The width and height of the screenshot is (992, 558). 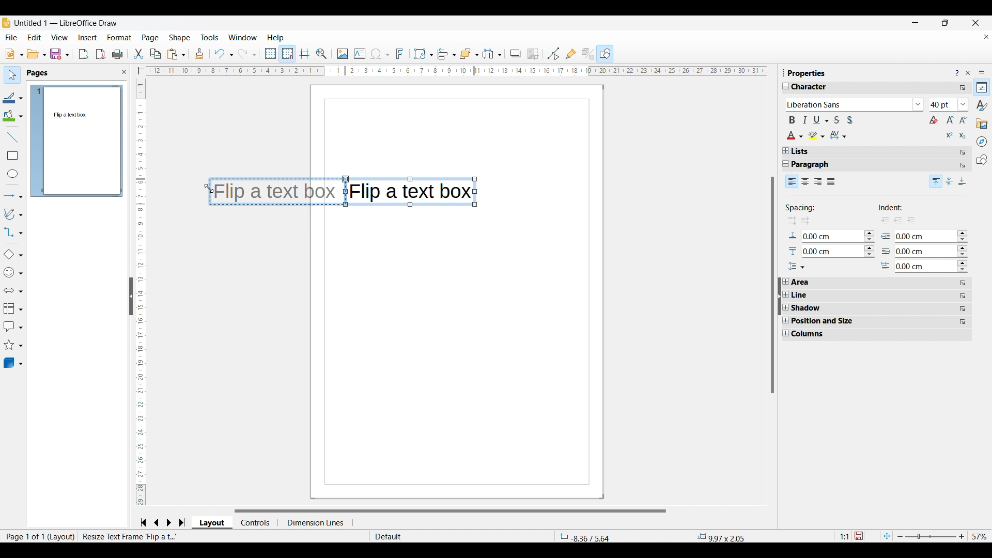 What do you see at coordinates (793, 244) in the screenshot?
I see `Indicates input for respective spacing options` at bounding box center [793, 244].